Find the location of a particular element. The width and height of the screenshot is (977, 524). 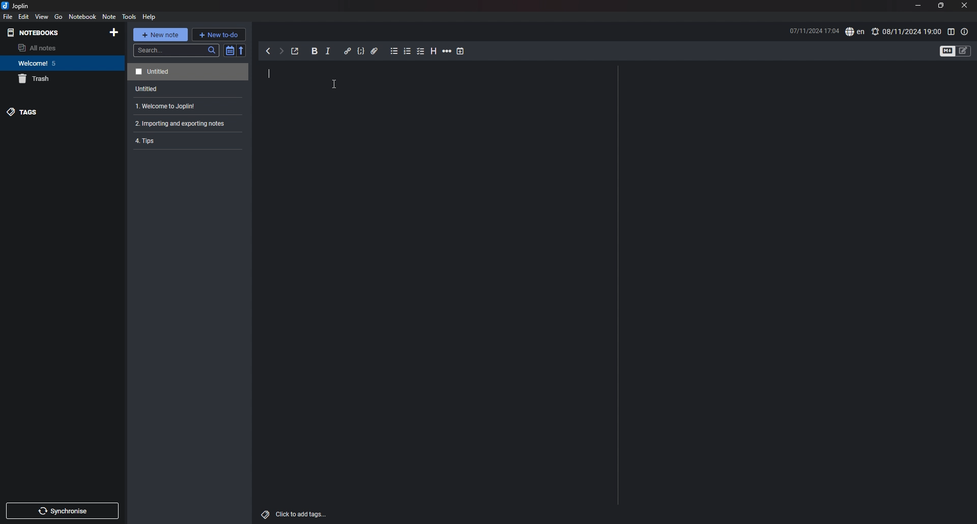

note is located at coordinates (109, 17).